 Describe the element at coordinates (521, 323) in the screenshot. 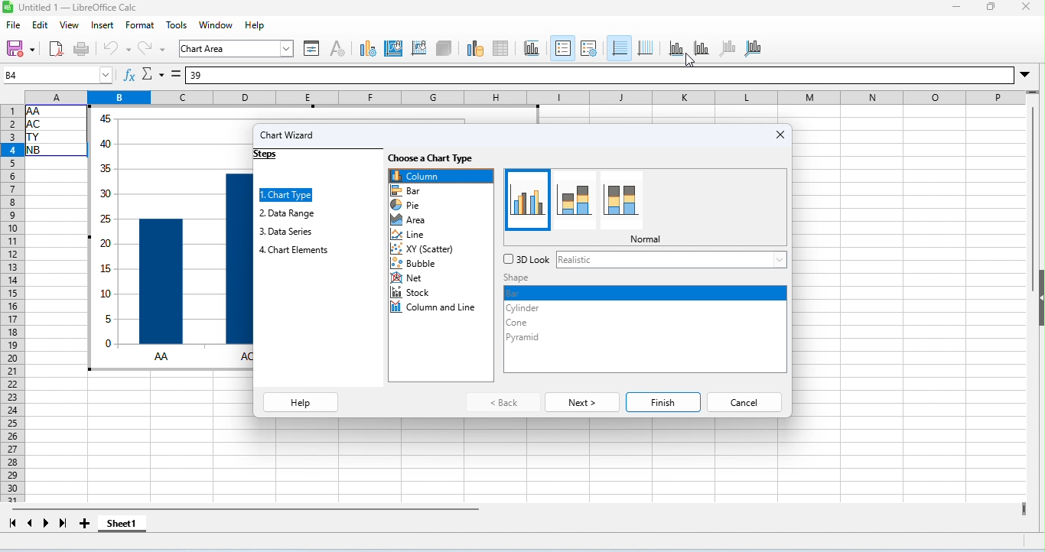

I see `cone` at that location.